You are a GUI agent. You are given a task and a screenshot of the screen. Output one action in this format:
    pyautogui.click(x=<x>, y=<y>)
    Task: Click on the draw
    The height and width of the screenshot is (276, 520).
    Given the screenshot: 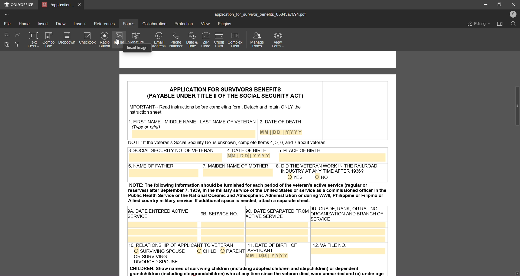 What is the action you would take?
    pyautogui.click(x=61, y=24)
    